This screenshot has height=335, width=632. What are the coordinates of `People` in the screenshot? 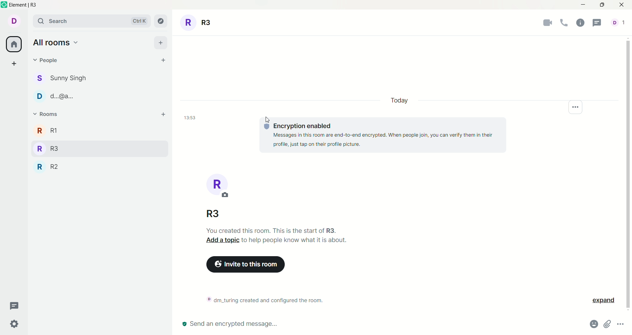 It's located at (54, 97).